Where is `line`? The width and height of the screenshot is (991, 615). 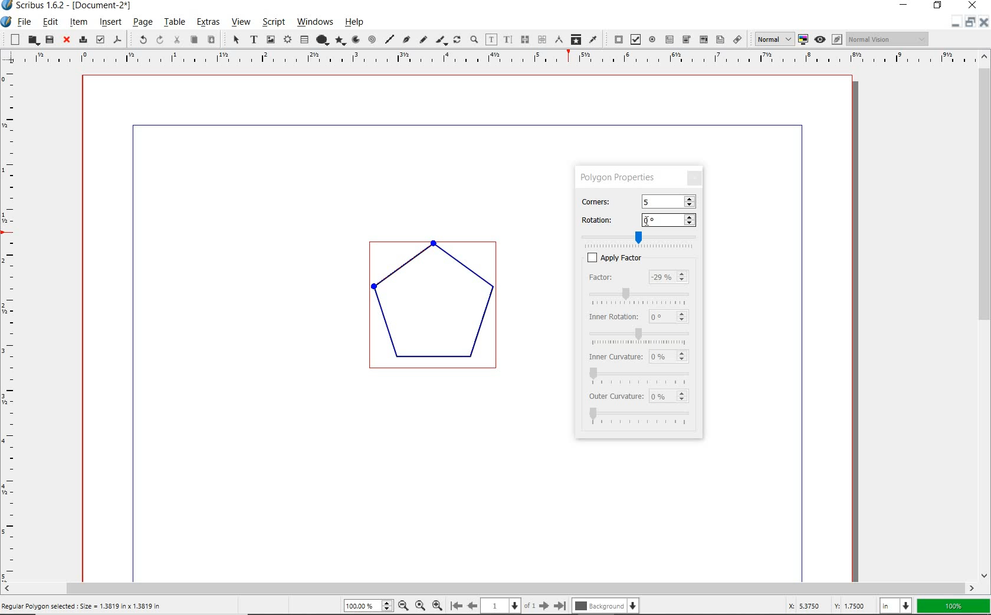
line is located at coordinates (389, 37).